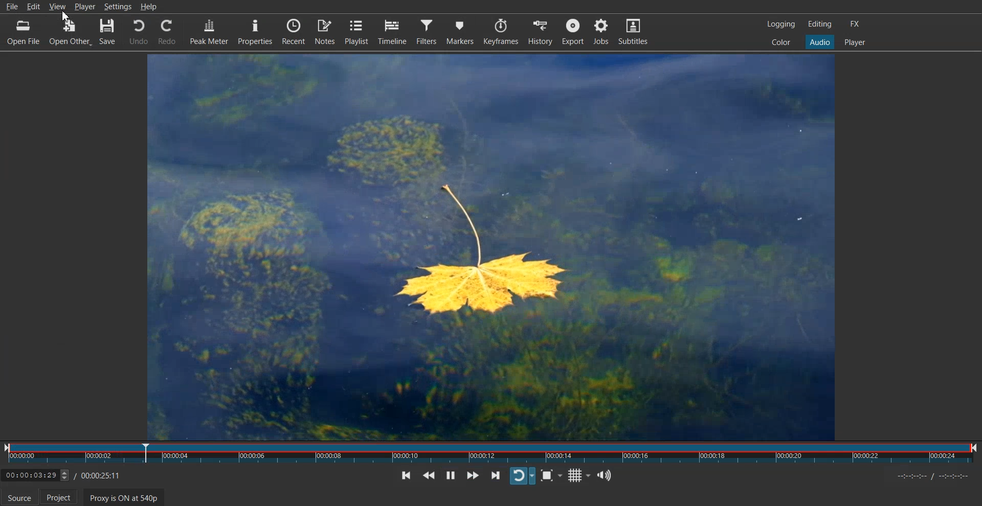  What do you see at coordinates (166, 32) in the screenshot?
I see `Redo` at bounding box center [166, 32].